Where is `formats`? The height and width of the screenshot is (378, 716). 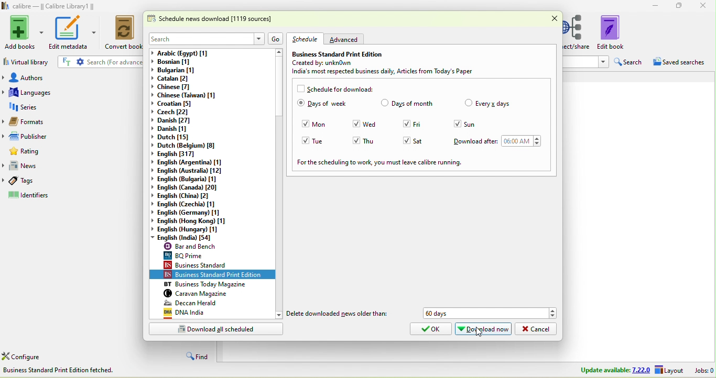
formats is located at coordinates (73, 122).